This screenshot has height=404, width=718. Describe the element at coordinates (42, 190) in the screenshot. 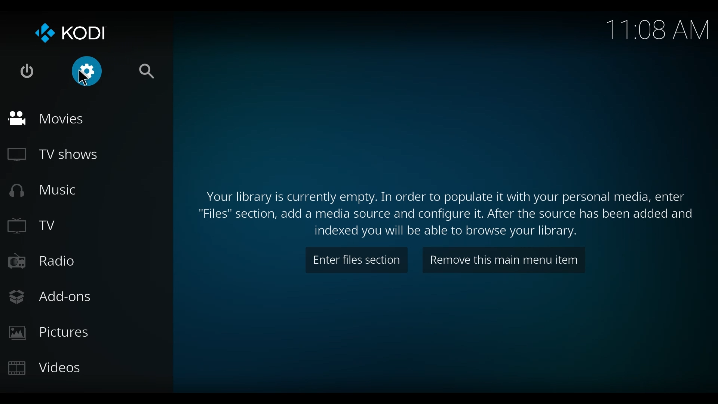

I see `Music` at that location.